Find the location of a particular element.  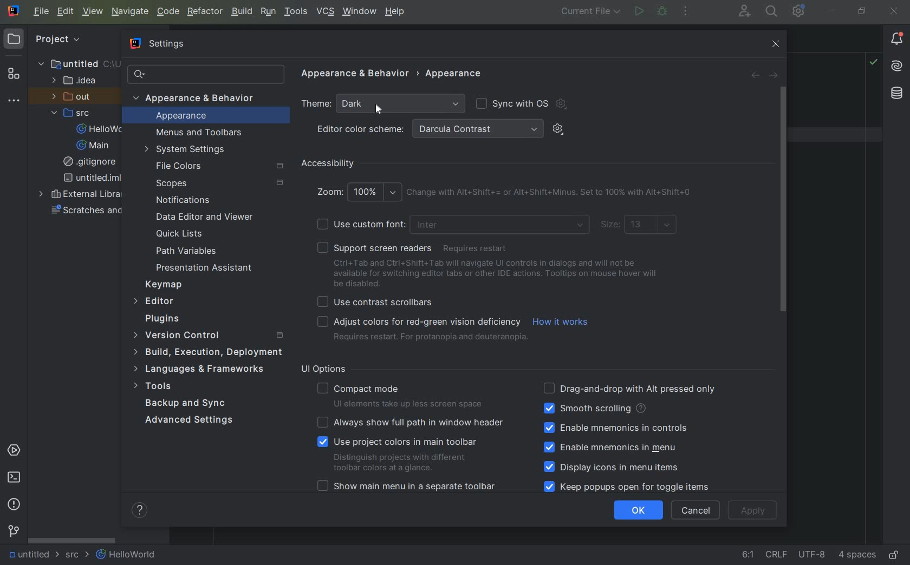

ok is located at coordinates (639, 510).